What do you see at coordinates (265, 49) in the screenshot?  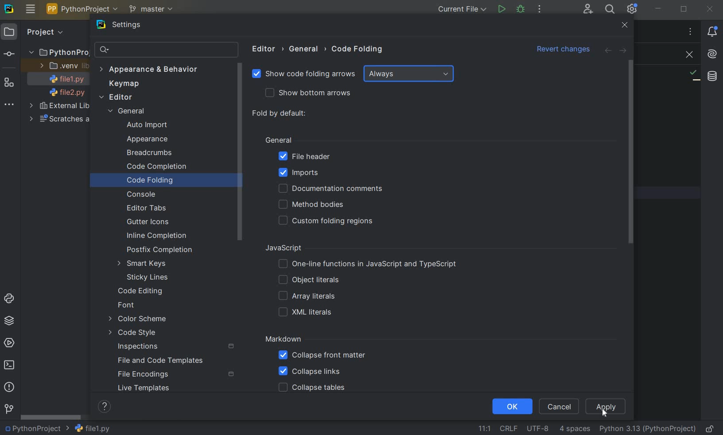 I see `EDITOR` at bounding box center [265, 49].